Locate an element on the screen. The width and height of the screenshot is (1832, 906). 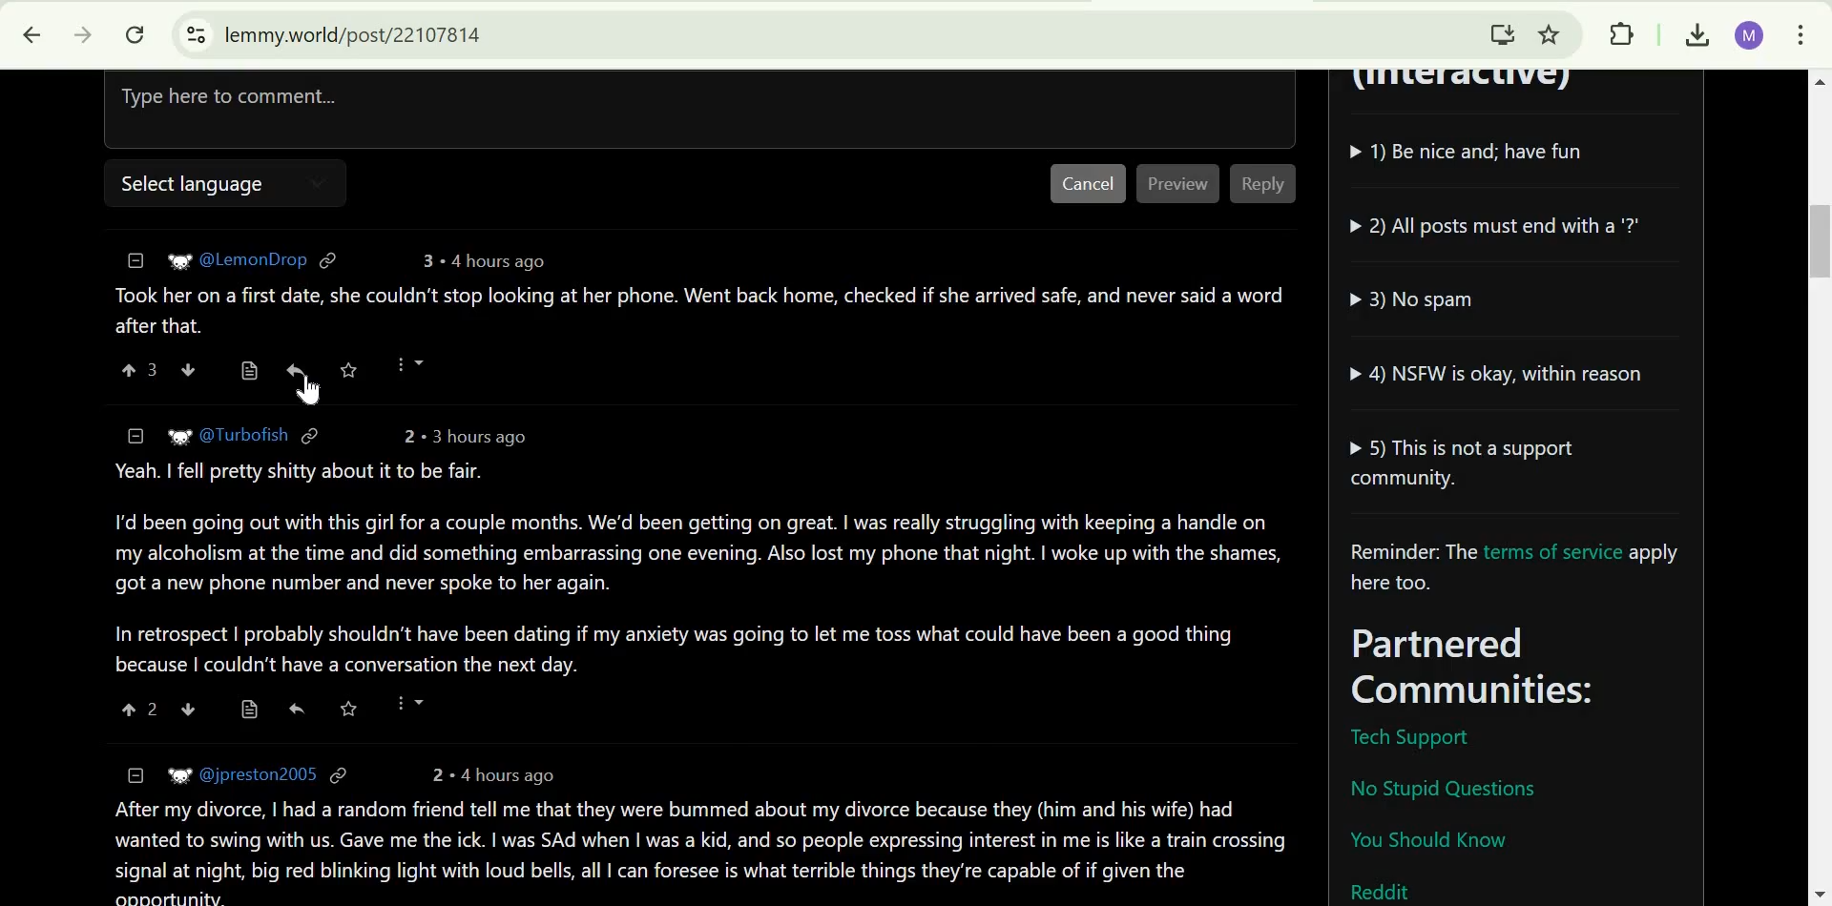
Reload this page is located at coordinates (136, 33).